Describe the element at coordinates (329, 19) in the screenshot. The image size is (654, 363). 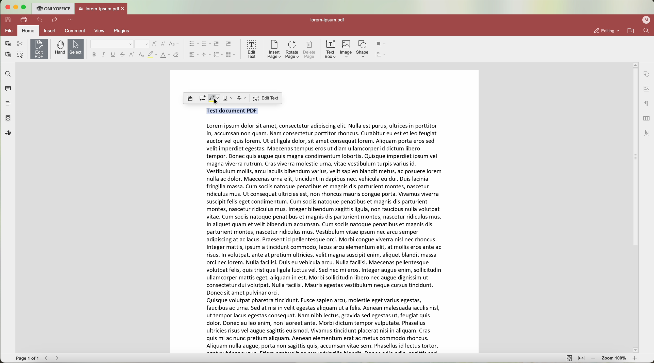
I see `file name` at that location.